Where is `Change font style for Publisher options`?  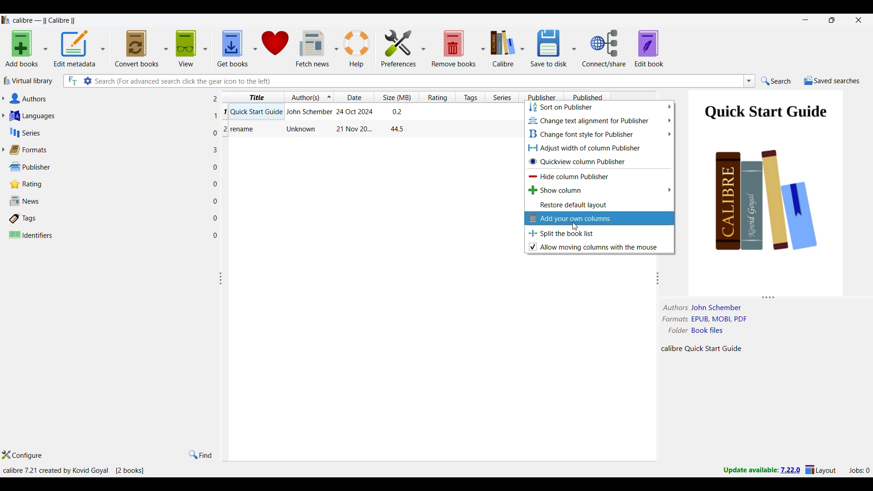 Change font style for Publisher options is located at coordinates (599, 134).